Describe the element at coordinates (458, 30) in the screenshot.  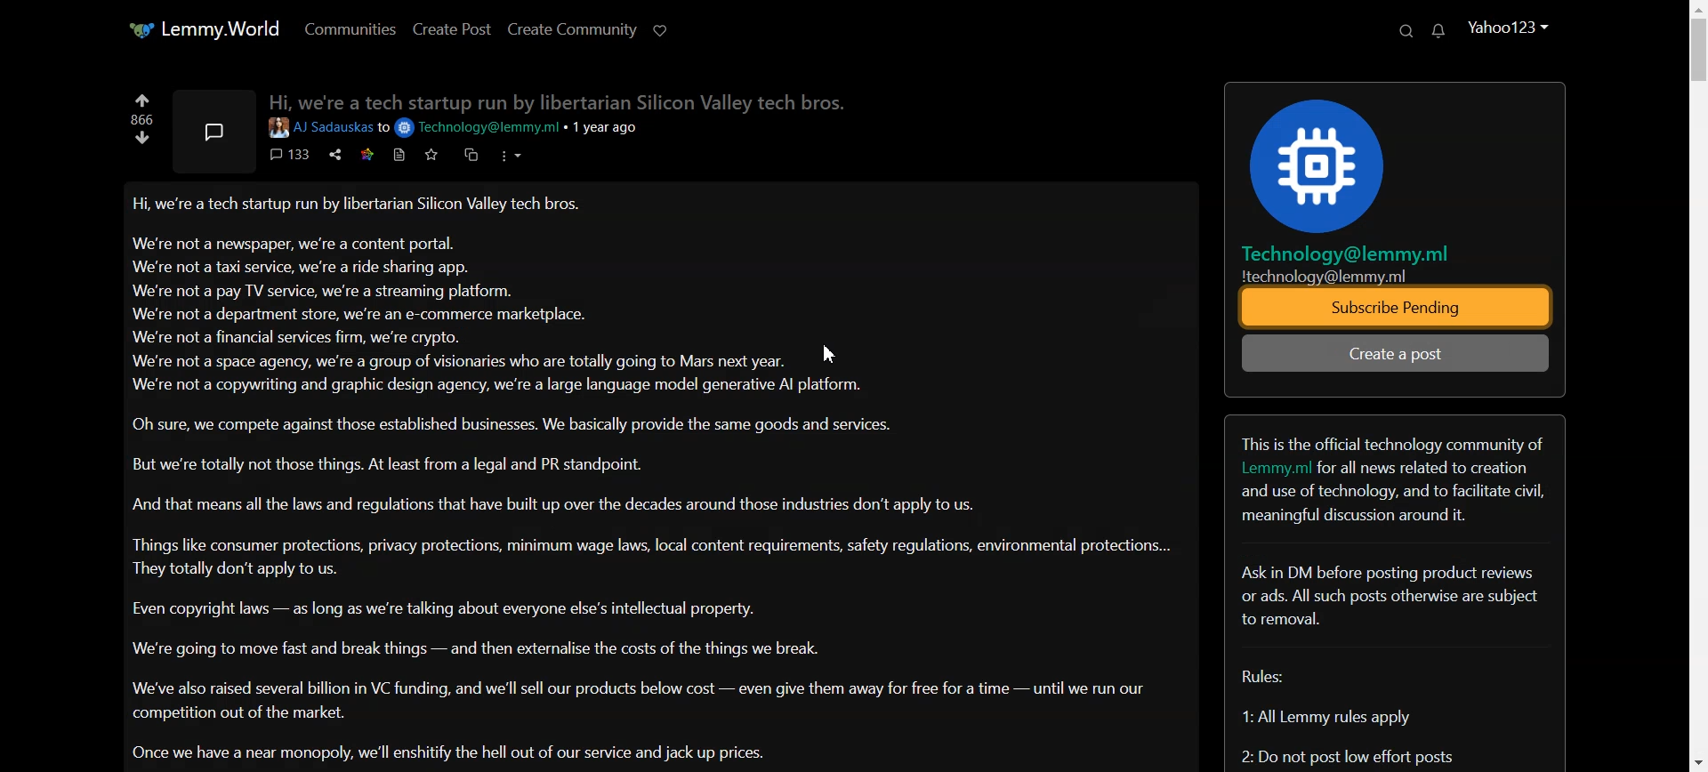
I see `Create Post` at that location.